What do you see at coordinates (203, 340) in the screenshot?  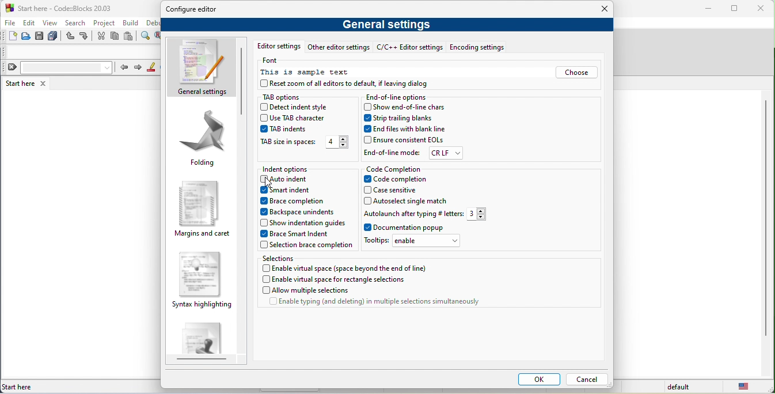 I see `default code` at bounding box center [203, 340].